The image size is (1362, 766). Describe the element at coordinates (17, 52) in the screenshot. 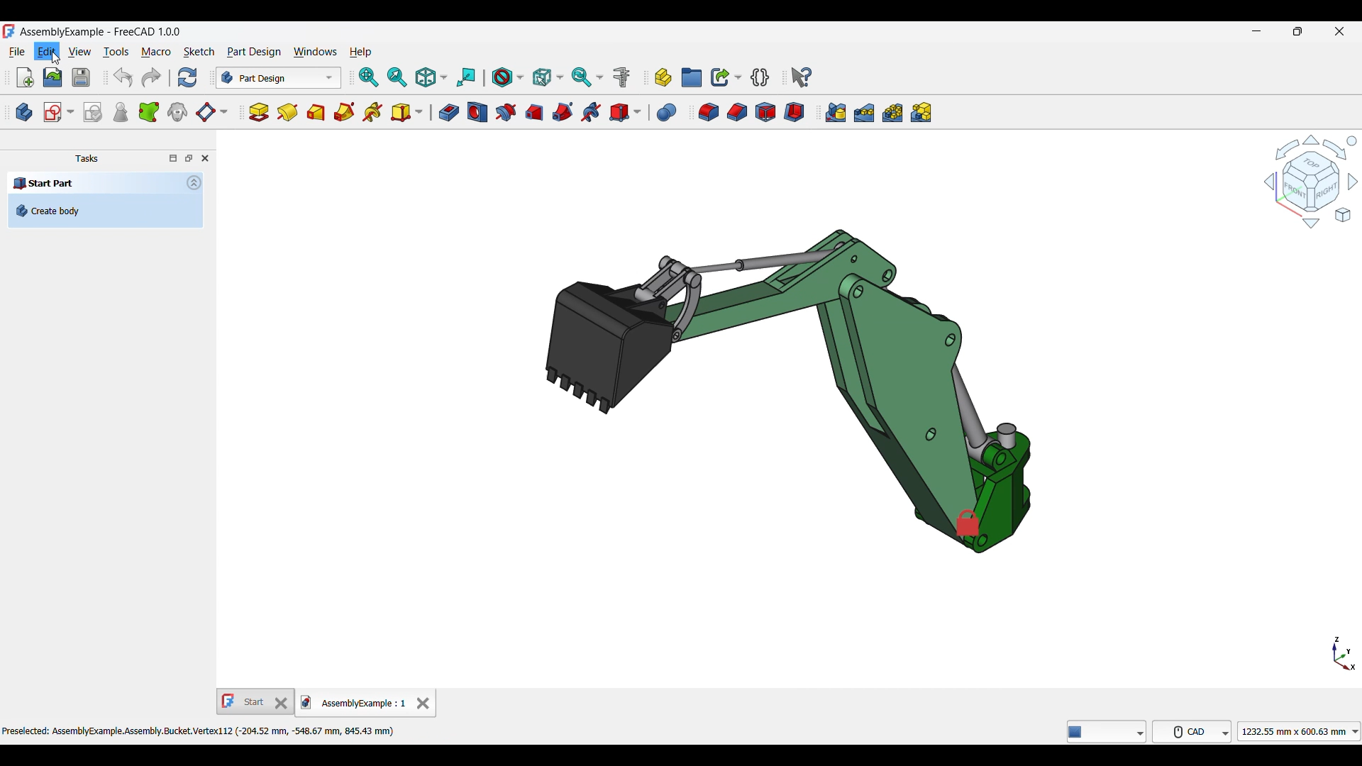

I see `File menu` at that location.